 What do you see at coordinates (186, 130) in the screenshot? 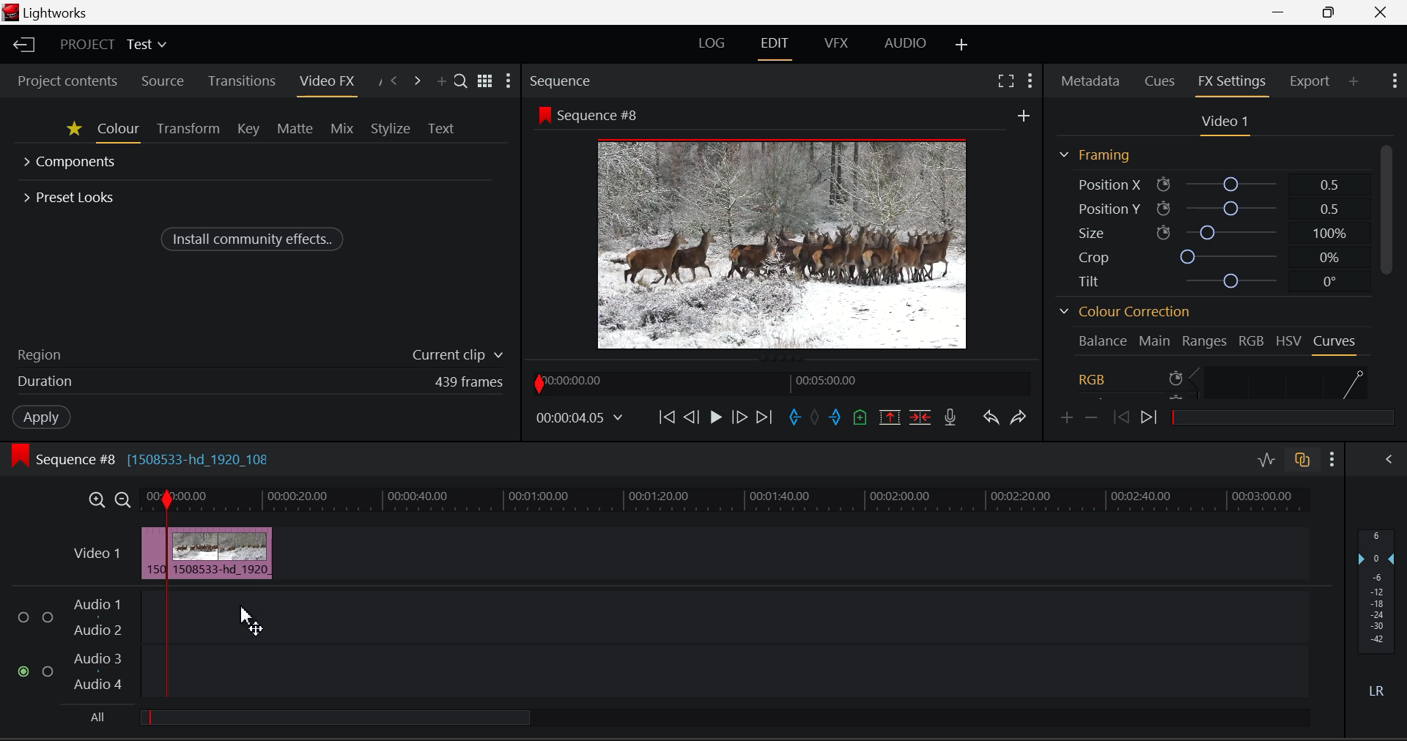
I see `Transform` at bounding box center [186, 130].